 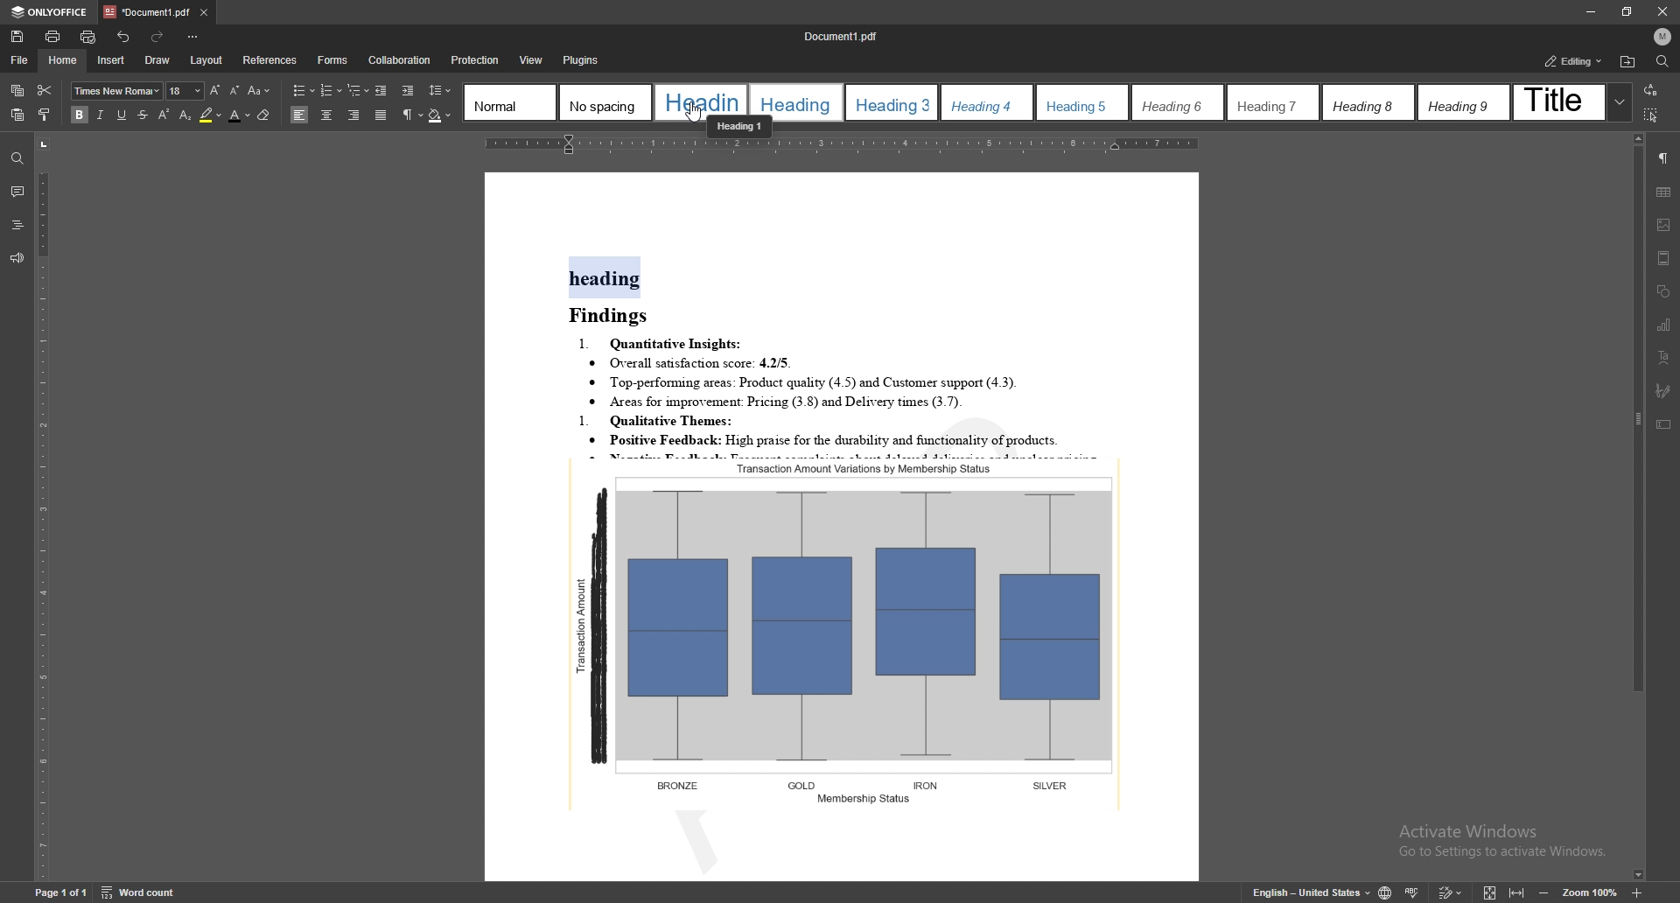 I want to click on close tab, so click(x=203, y=14).